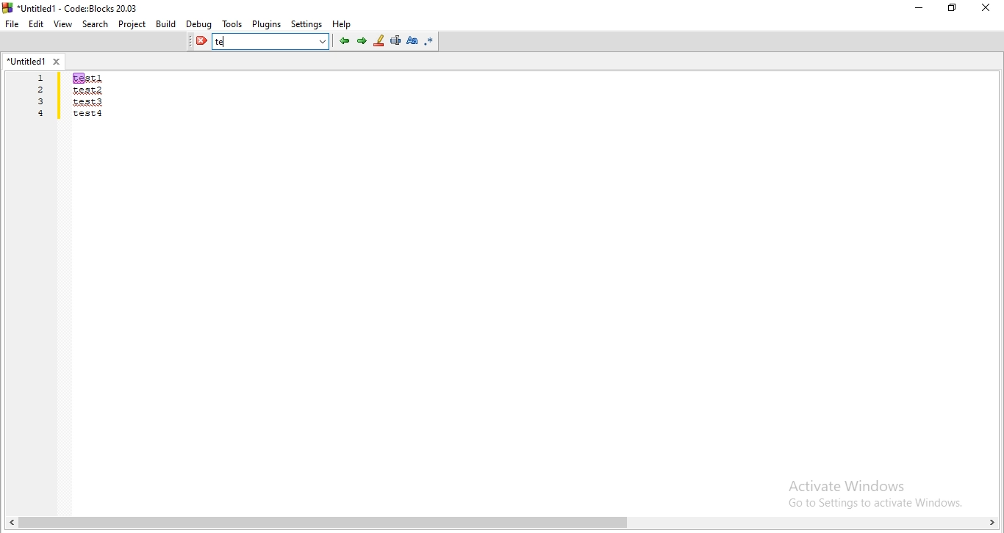 Image resolution: width=1004 pixels, height=533 pixels. I want to click on Plugins, so click(266, 24).